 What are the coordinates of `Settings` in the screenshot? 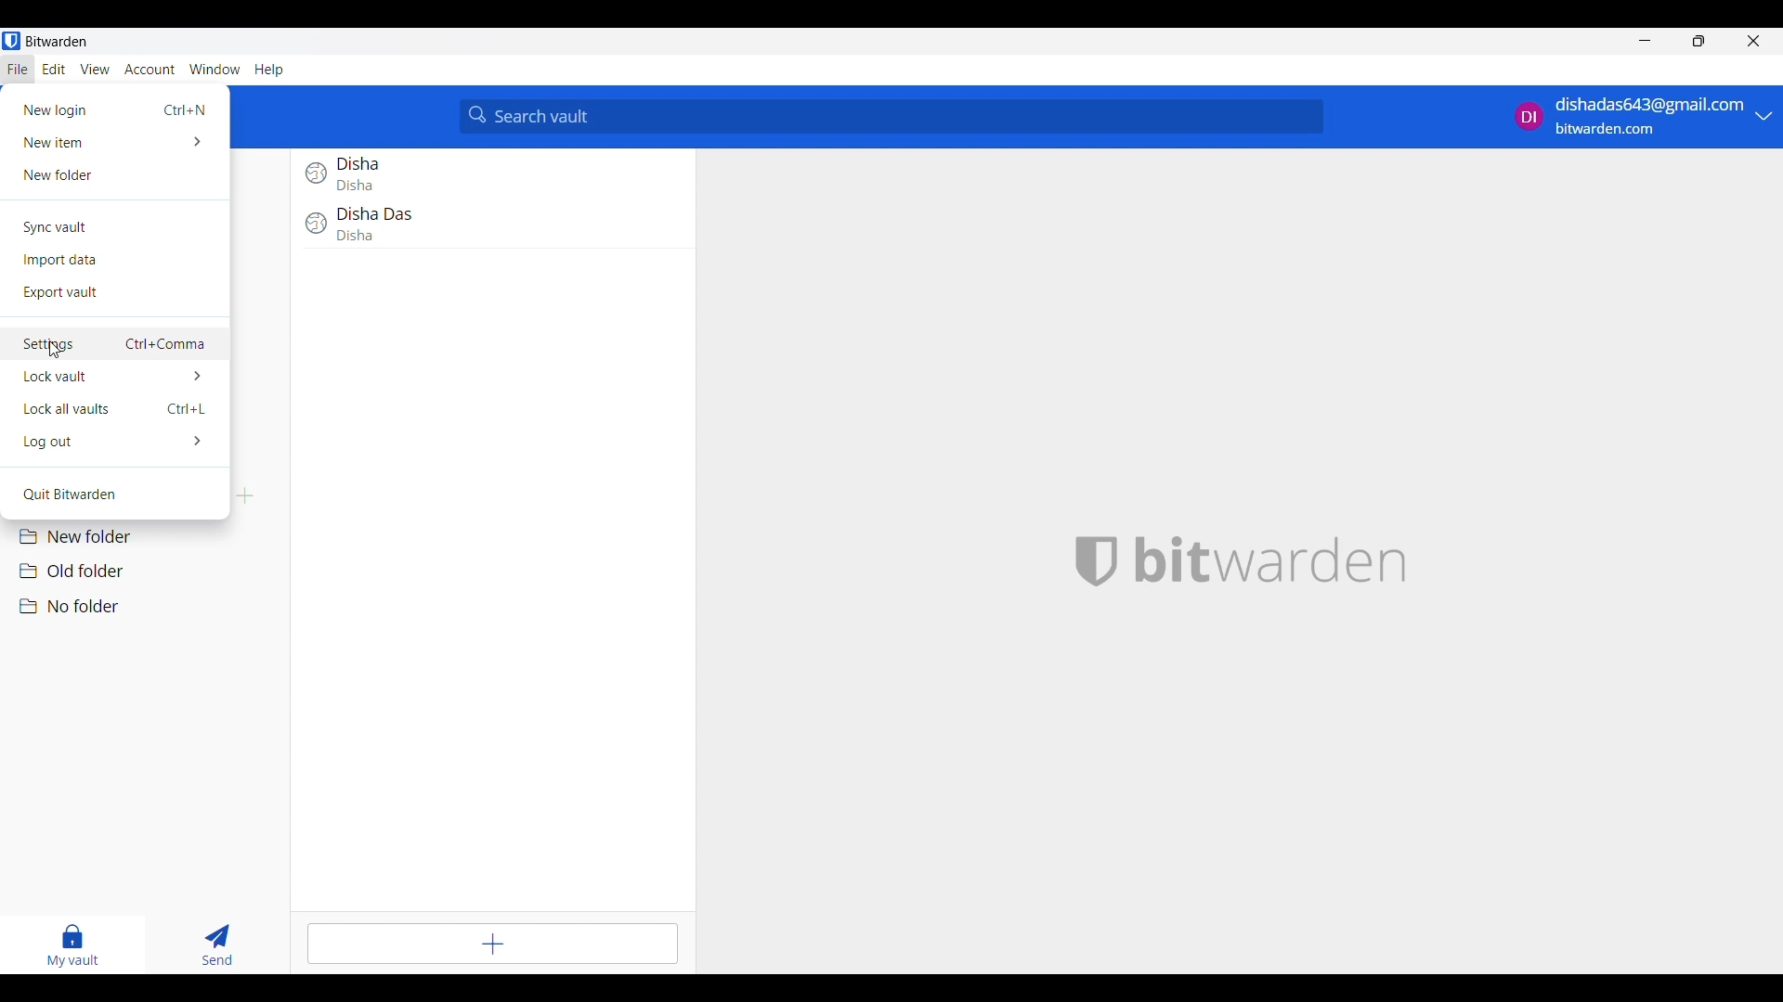 It's located at (114, 343).